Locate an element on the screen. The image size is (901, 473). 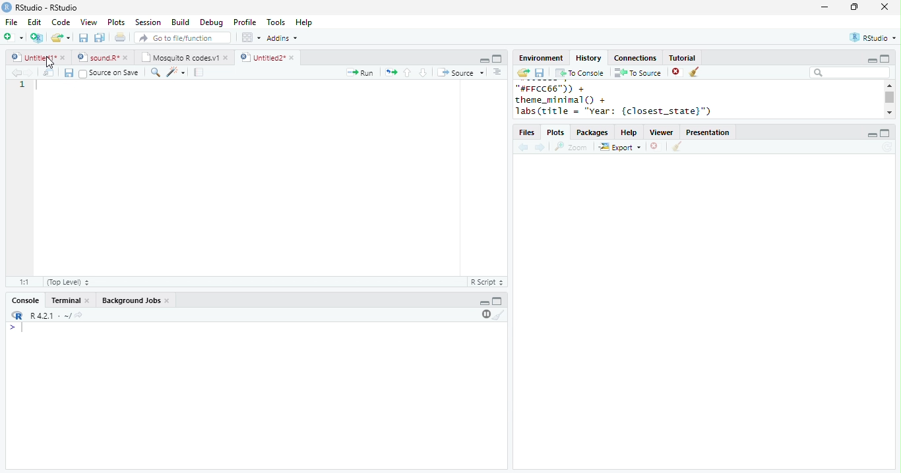
minimize is located at coordinates (871, 61).